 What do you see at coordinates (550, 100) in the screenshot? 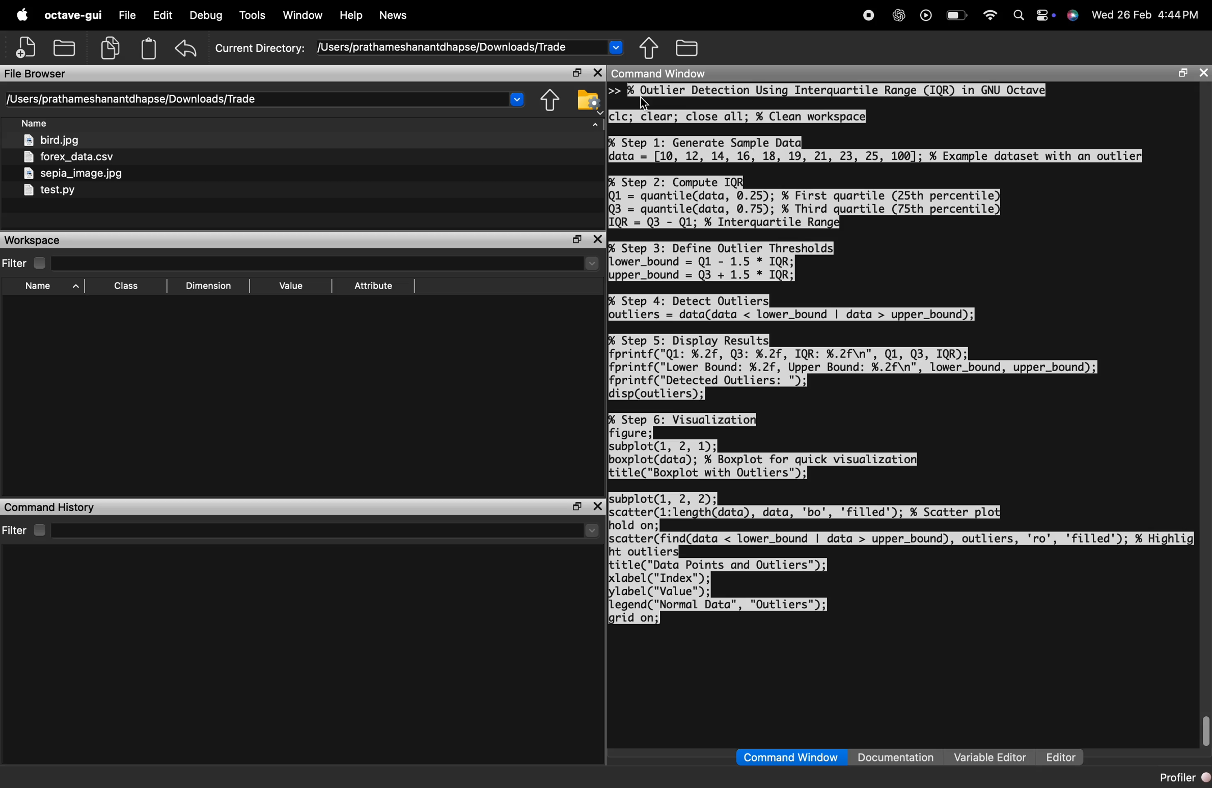
I see `share` at bounding box center [550, 100].